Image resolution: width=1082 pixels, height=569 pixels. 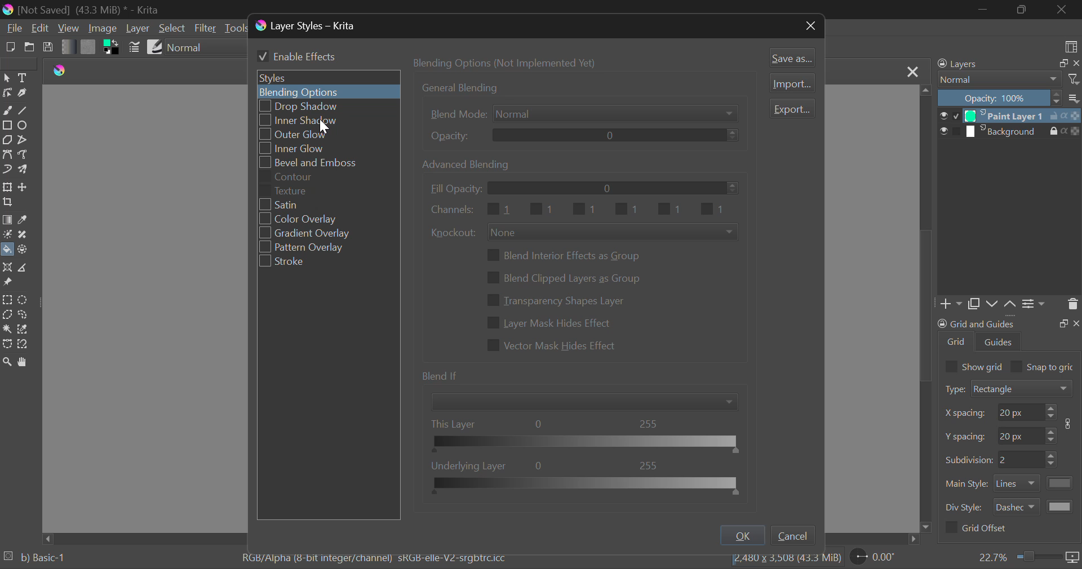 What do you see at coordinates (82, 10) in the screenshot?
I see `Window Title` at bounding box center [82, 10].